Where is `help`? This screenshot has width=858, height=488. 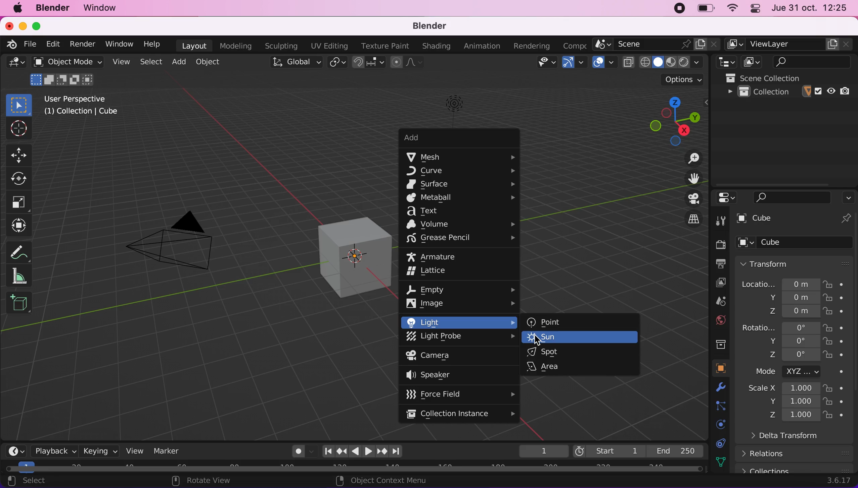
help is located at coordinates (152, 44).